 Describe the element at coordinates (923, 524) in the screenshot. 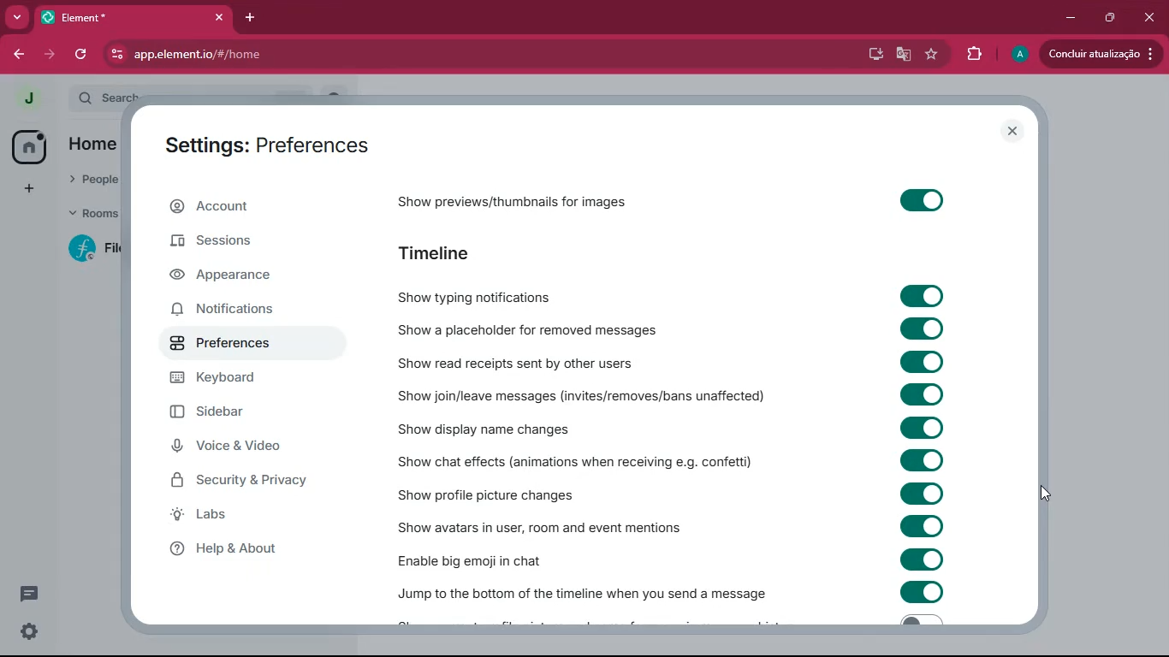

I see `toggle on ` at that location.